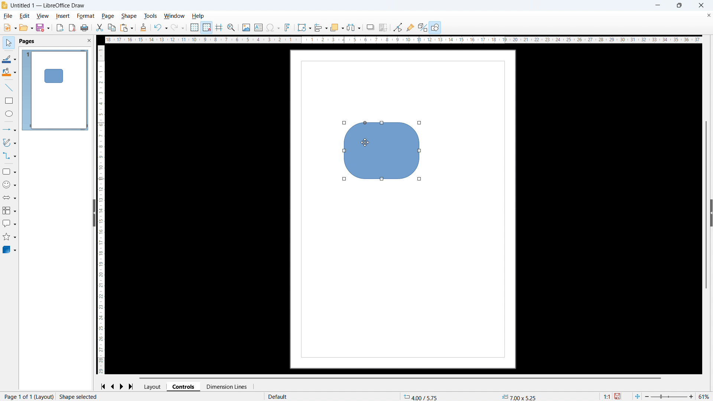 Image resolution: width=713 pixels, height=401 pixels. I want to click on Insert font work text , so click(287, 27).